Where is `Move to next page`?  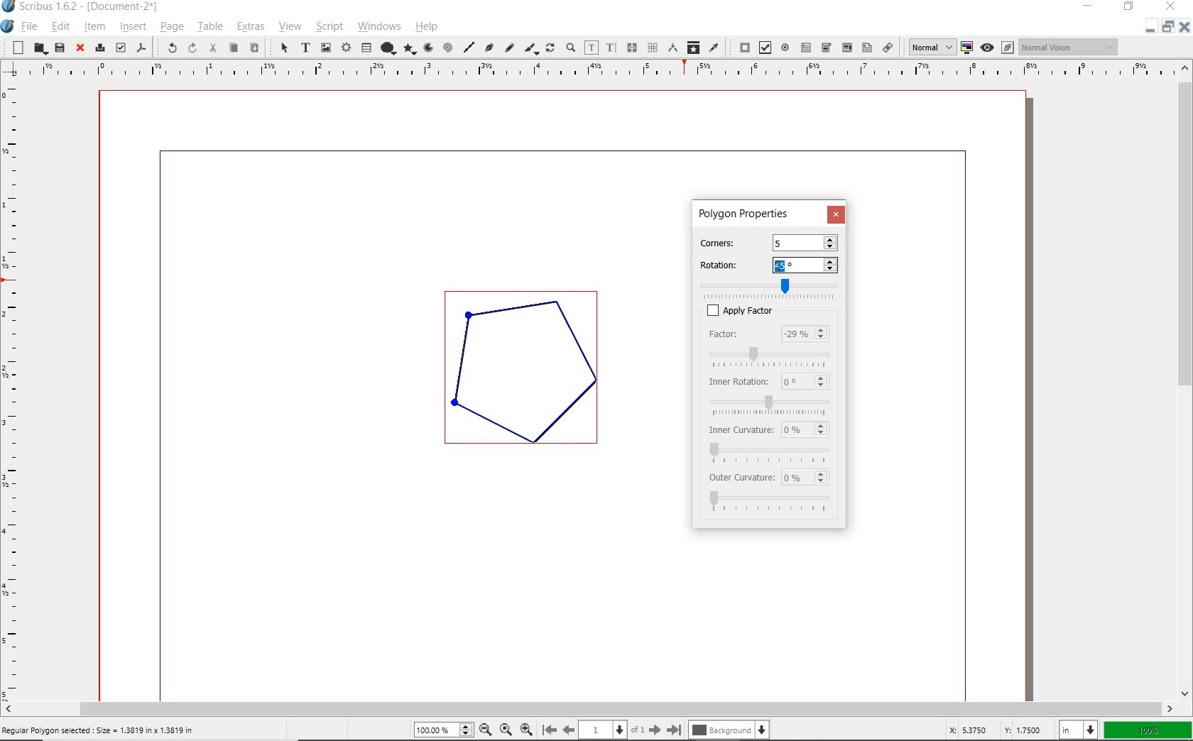
Move to next page is located at coordinates (649, 730).